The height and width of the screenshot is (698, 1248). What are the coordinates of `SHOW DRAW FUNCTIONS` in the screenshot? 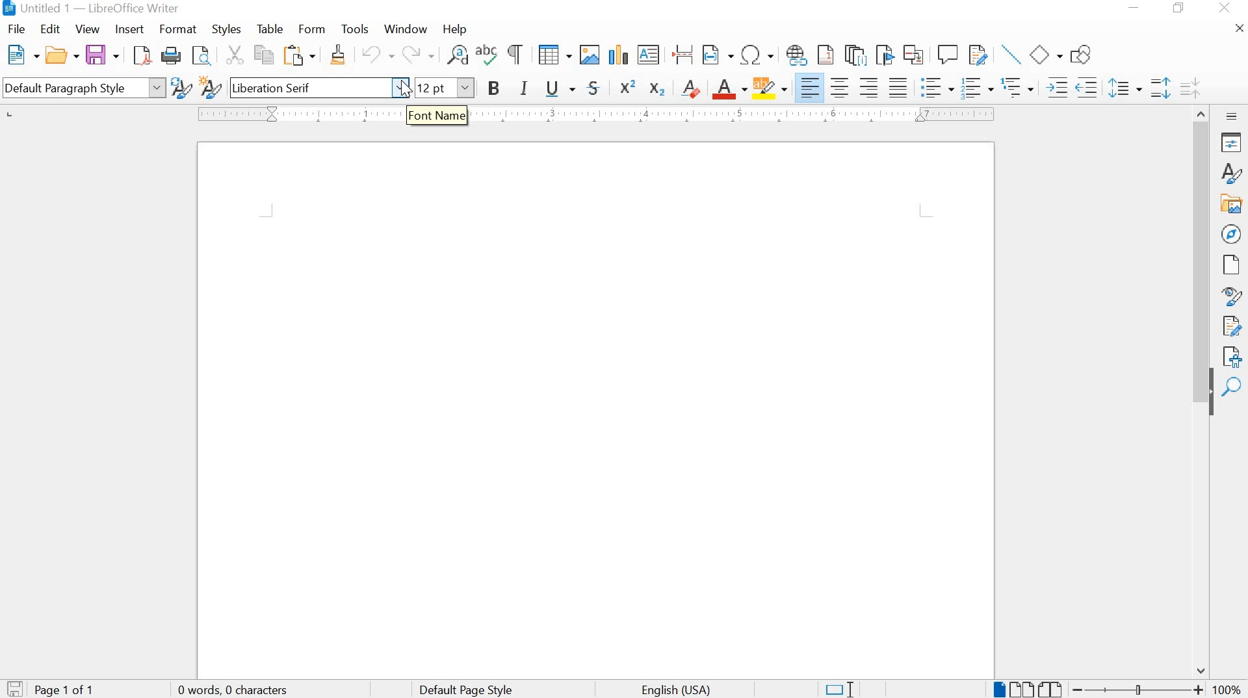 It's located at (1084, 53).